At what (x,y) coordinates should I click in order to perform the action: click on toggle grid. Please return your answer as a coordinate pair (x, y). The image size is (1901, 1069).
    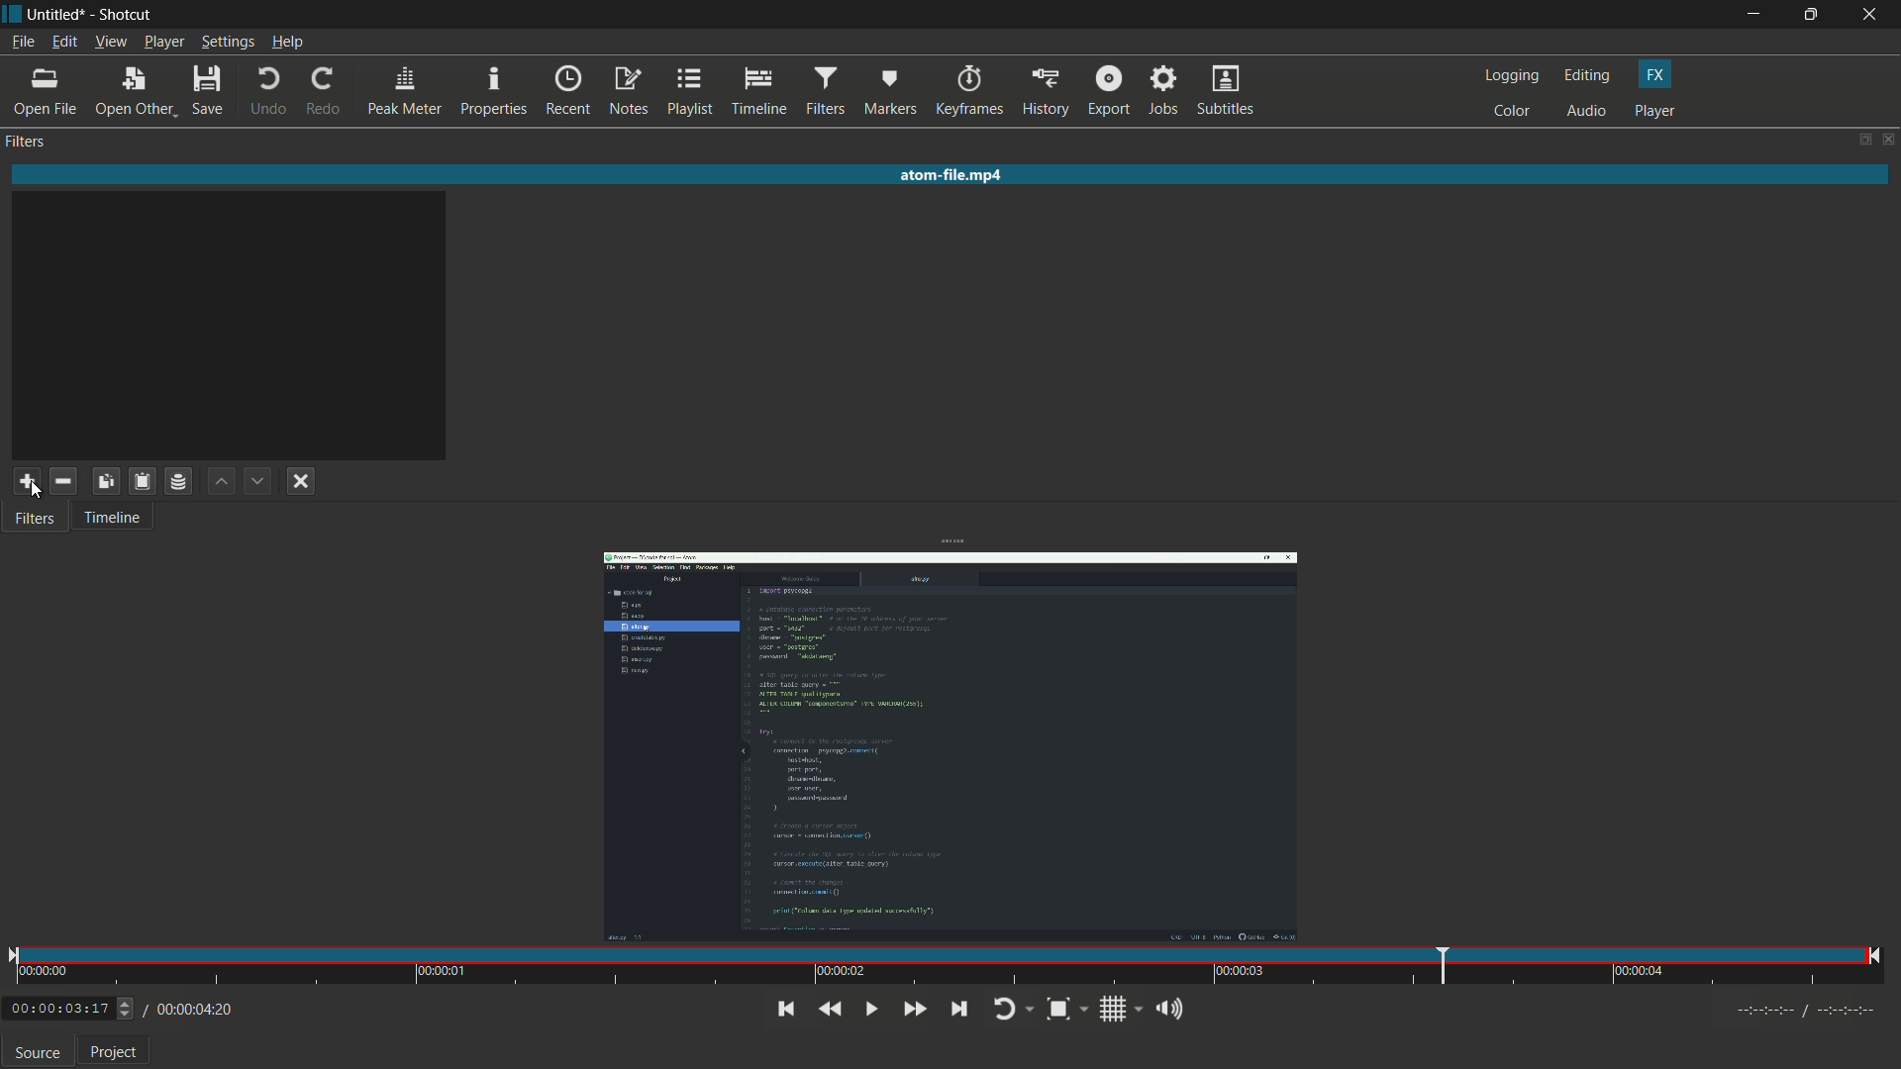
    Looking at the image, I should click on (1122, 1011).